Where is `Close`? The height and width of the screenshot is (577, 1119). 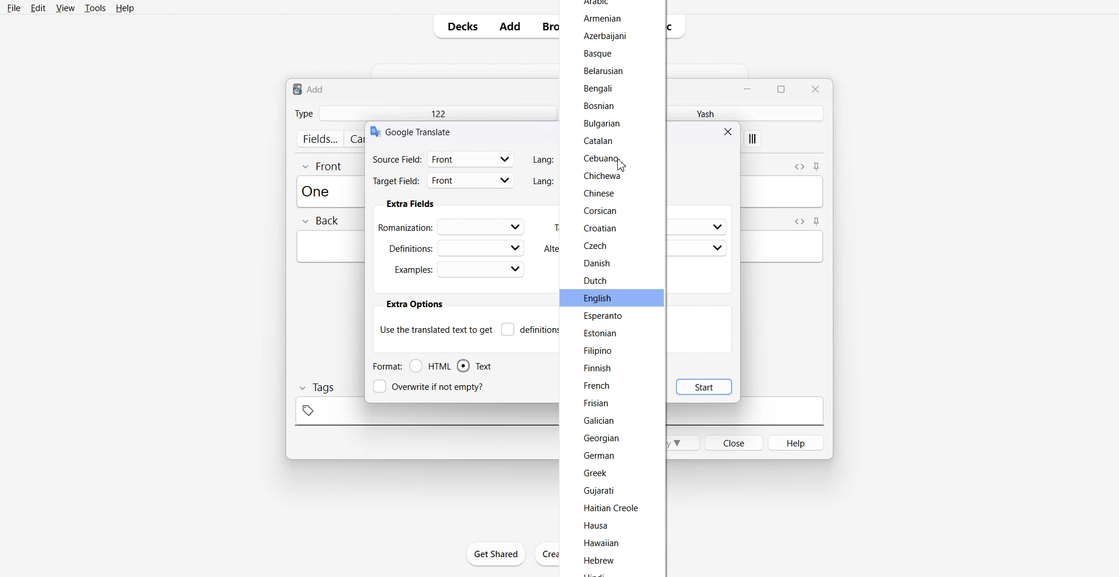 Close is located at coordinates (733, 442).